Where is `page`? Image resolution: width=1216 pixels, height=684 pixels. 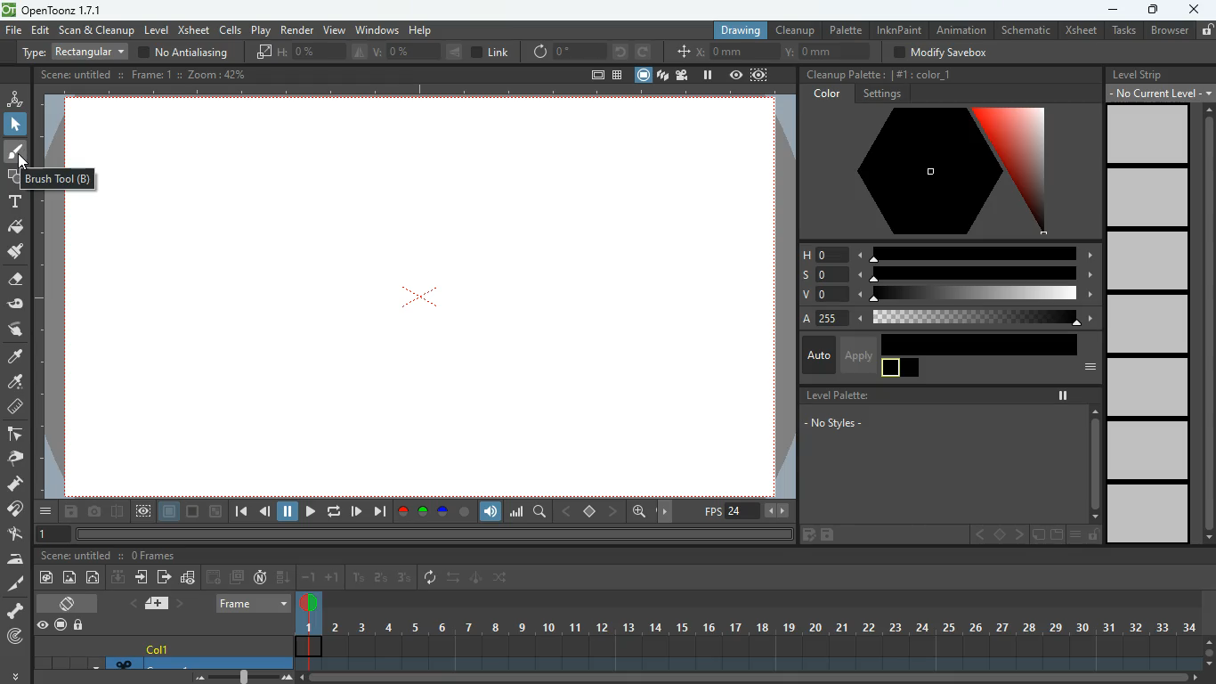 page is located at coordinates (170, 512).